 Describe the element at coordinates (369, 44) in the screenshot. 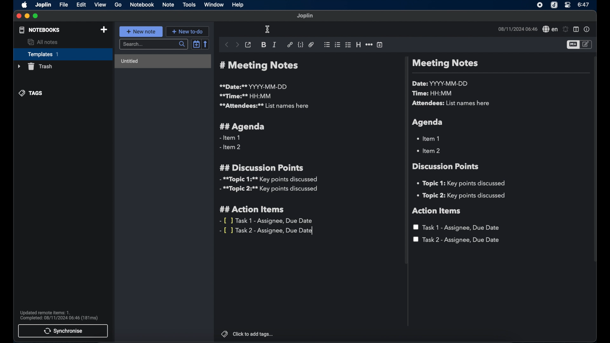

I see `horizontal rule` at that location.